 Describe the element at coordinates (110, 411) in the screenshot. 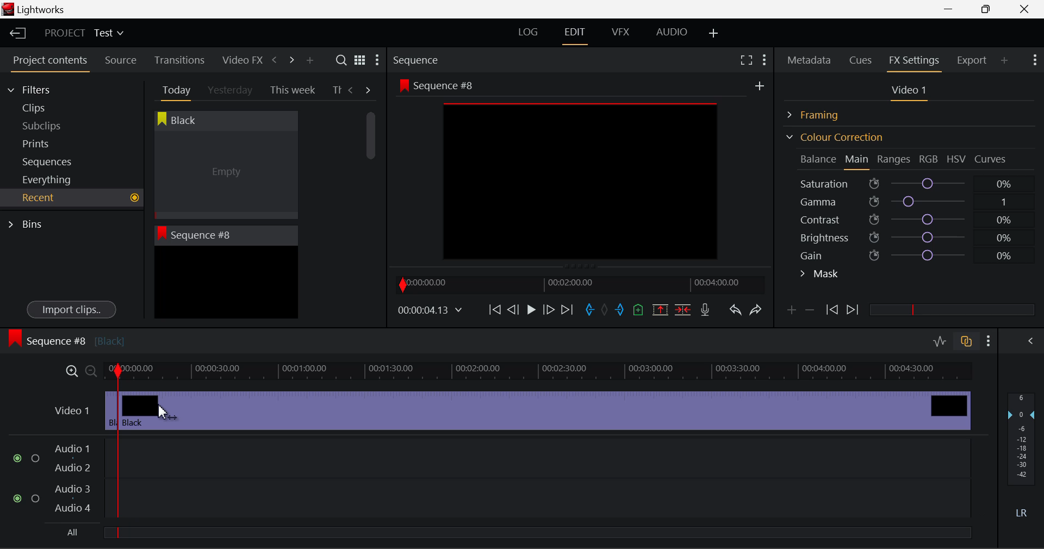

I see `Clip 1 Segment` at that location.